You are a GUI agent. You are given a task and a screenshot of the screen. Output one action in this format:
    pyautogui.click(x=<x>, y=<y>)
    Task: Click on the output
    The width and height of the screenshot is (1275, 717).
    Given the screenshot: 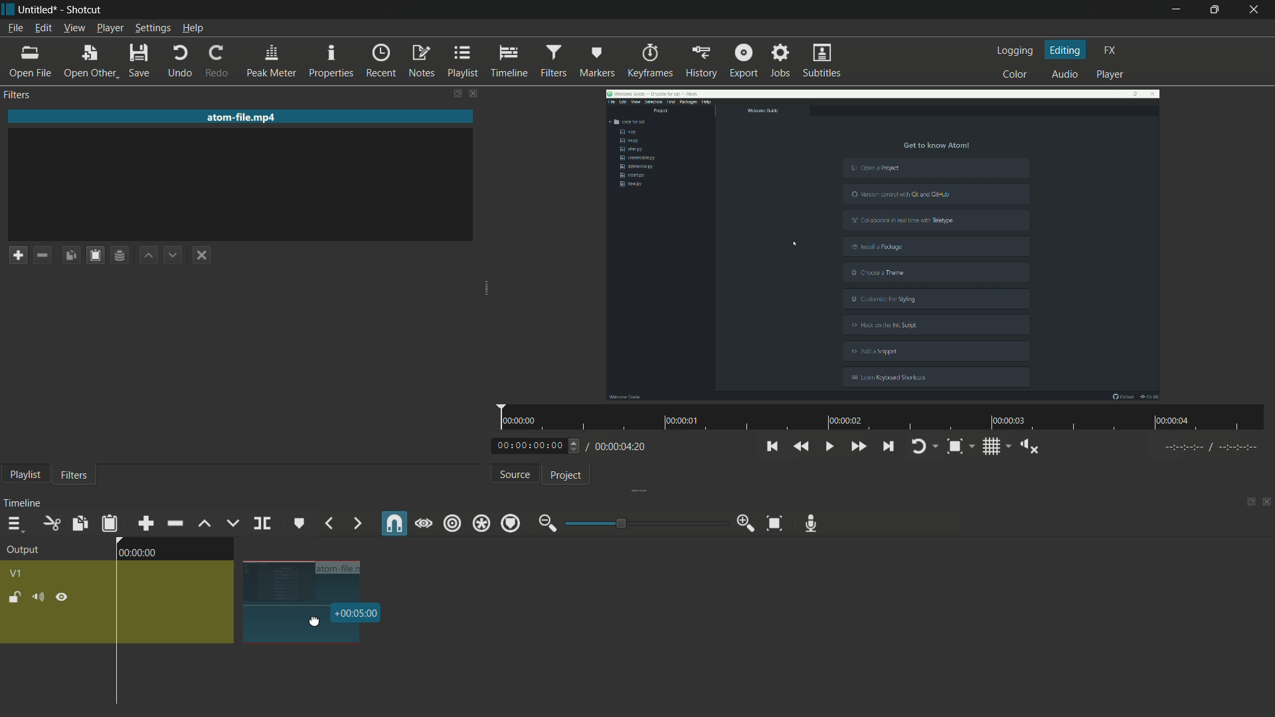 What is the action you would take?
    pyautogui.click(x=22, y=550)
    